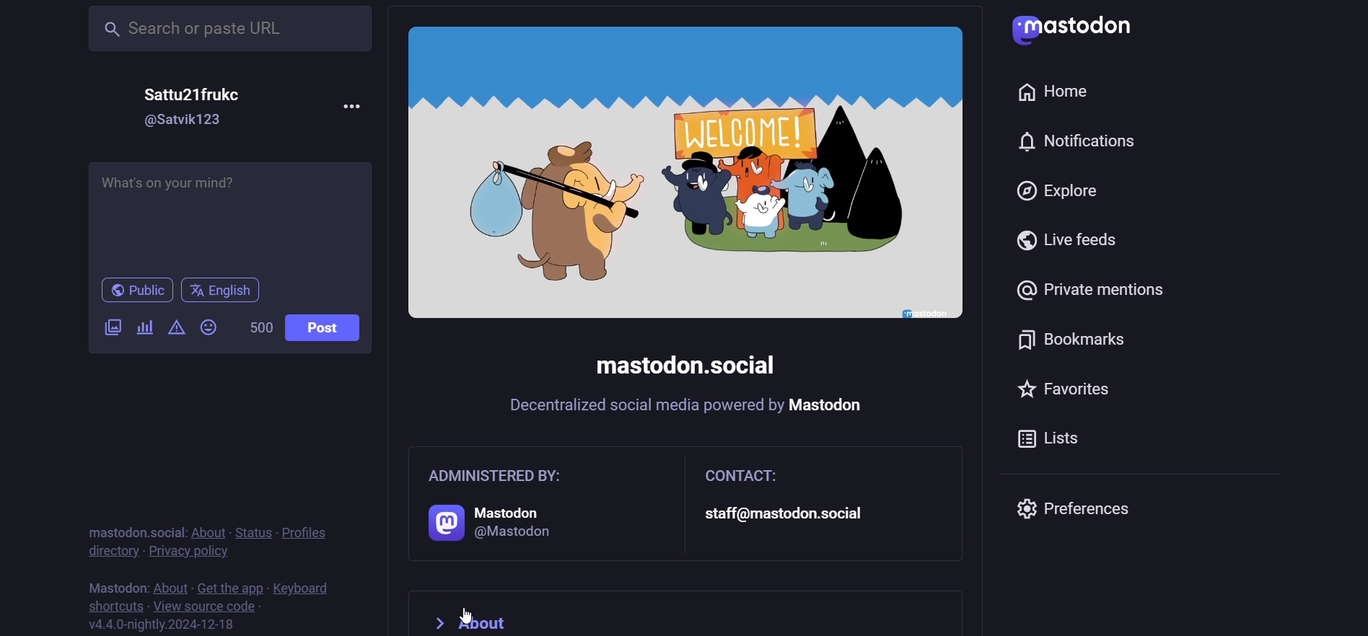  What do you see at coordinates (207, 532) in the screenshot?
I see `about` at bounding box center [207, 532].